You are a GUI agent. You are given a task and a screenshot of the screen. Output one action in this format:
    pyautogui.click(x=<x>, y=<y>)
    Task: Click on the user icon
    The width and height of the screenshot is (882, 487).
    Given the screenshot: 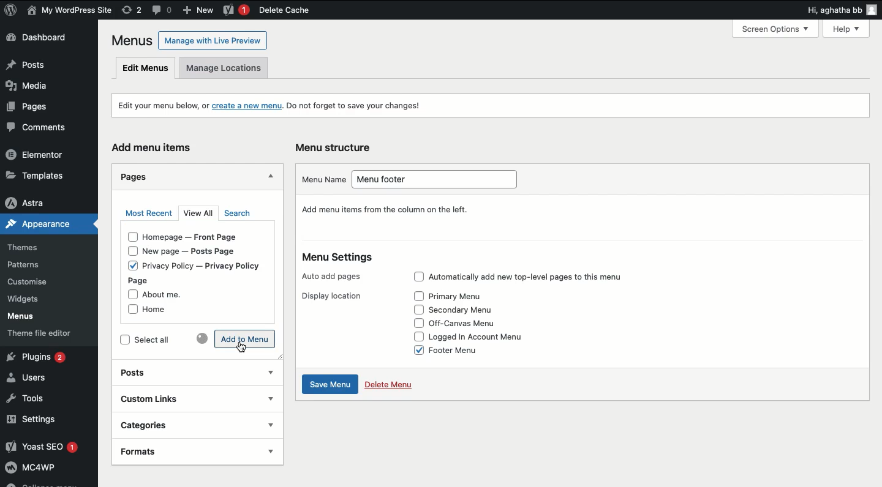 What is the action you would take?
    pyautogui.click(x=872, y=11)
    